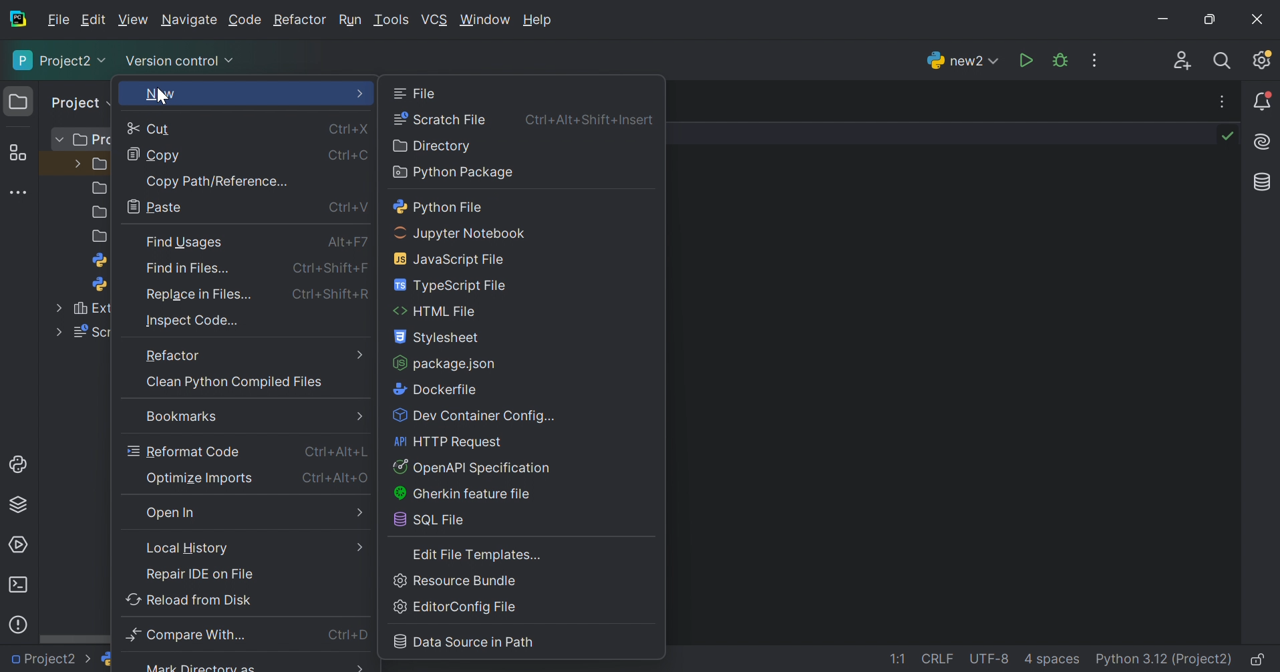  What do you see at coordinates (201, 295) in the screenshot?
I see `Replace in files` at bounding box center [201, 295].